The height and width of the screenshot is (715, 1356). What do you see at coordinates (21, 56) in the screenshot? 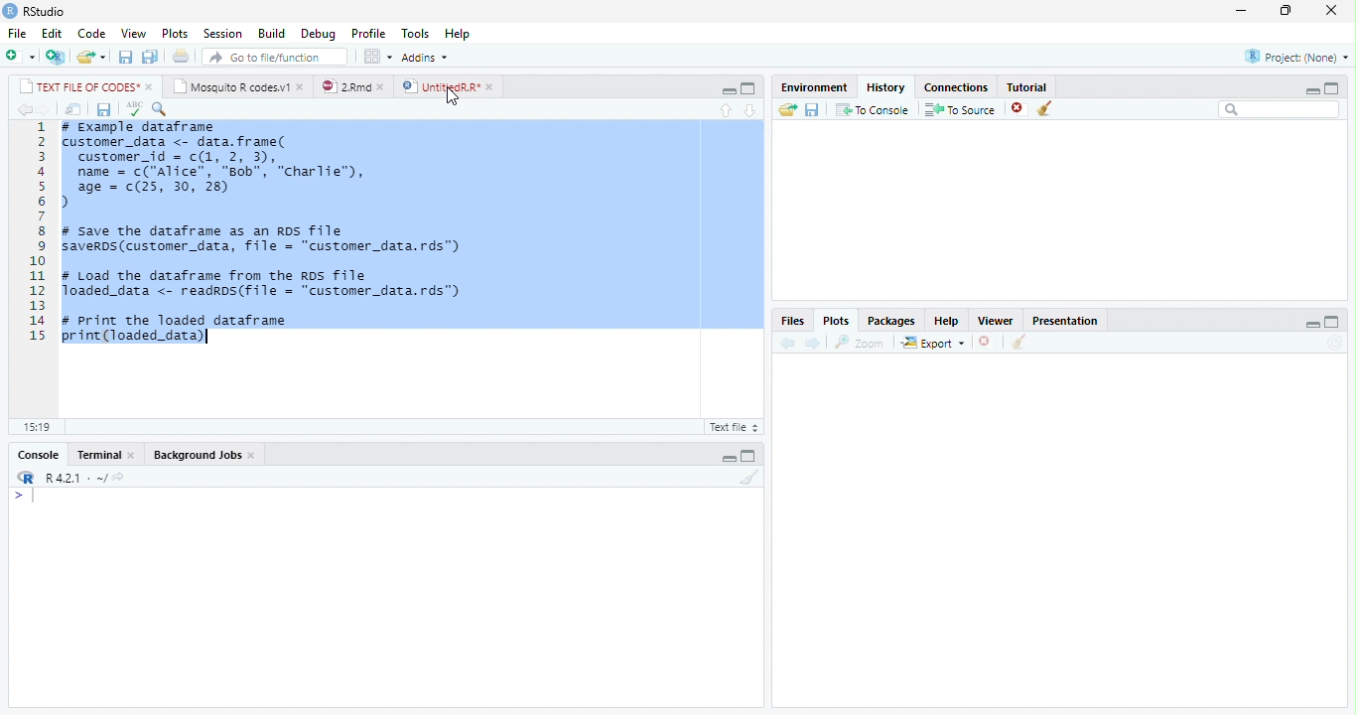
I see `new file` at bounding box center [21, 56].